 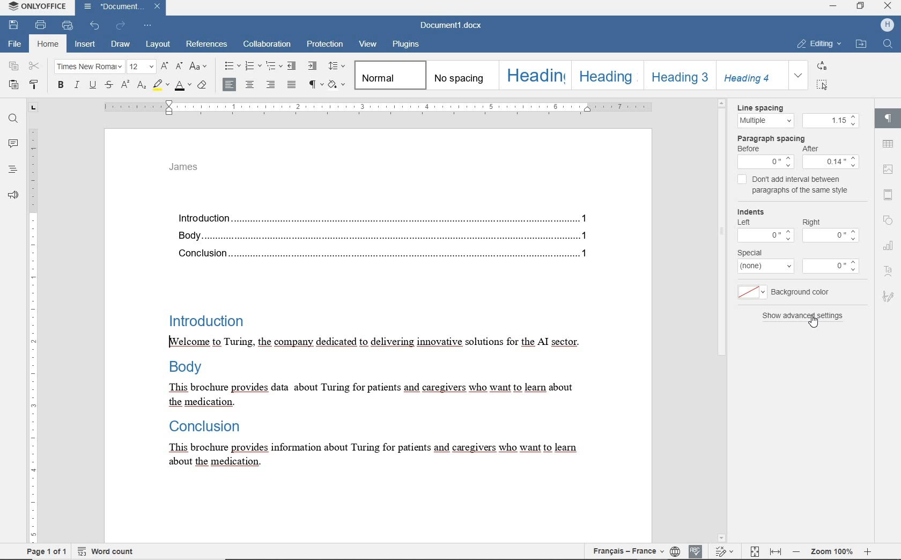 I want to click on scrollbar, so click(x=869, y=319).